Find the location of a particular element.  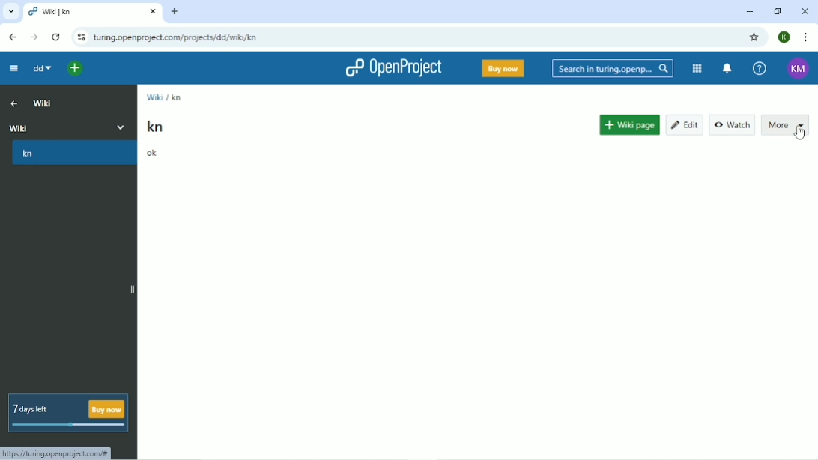

kn is located at coordinates (156, 127).